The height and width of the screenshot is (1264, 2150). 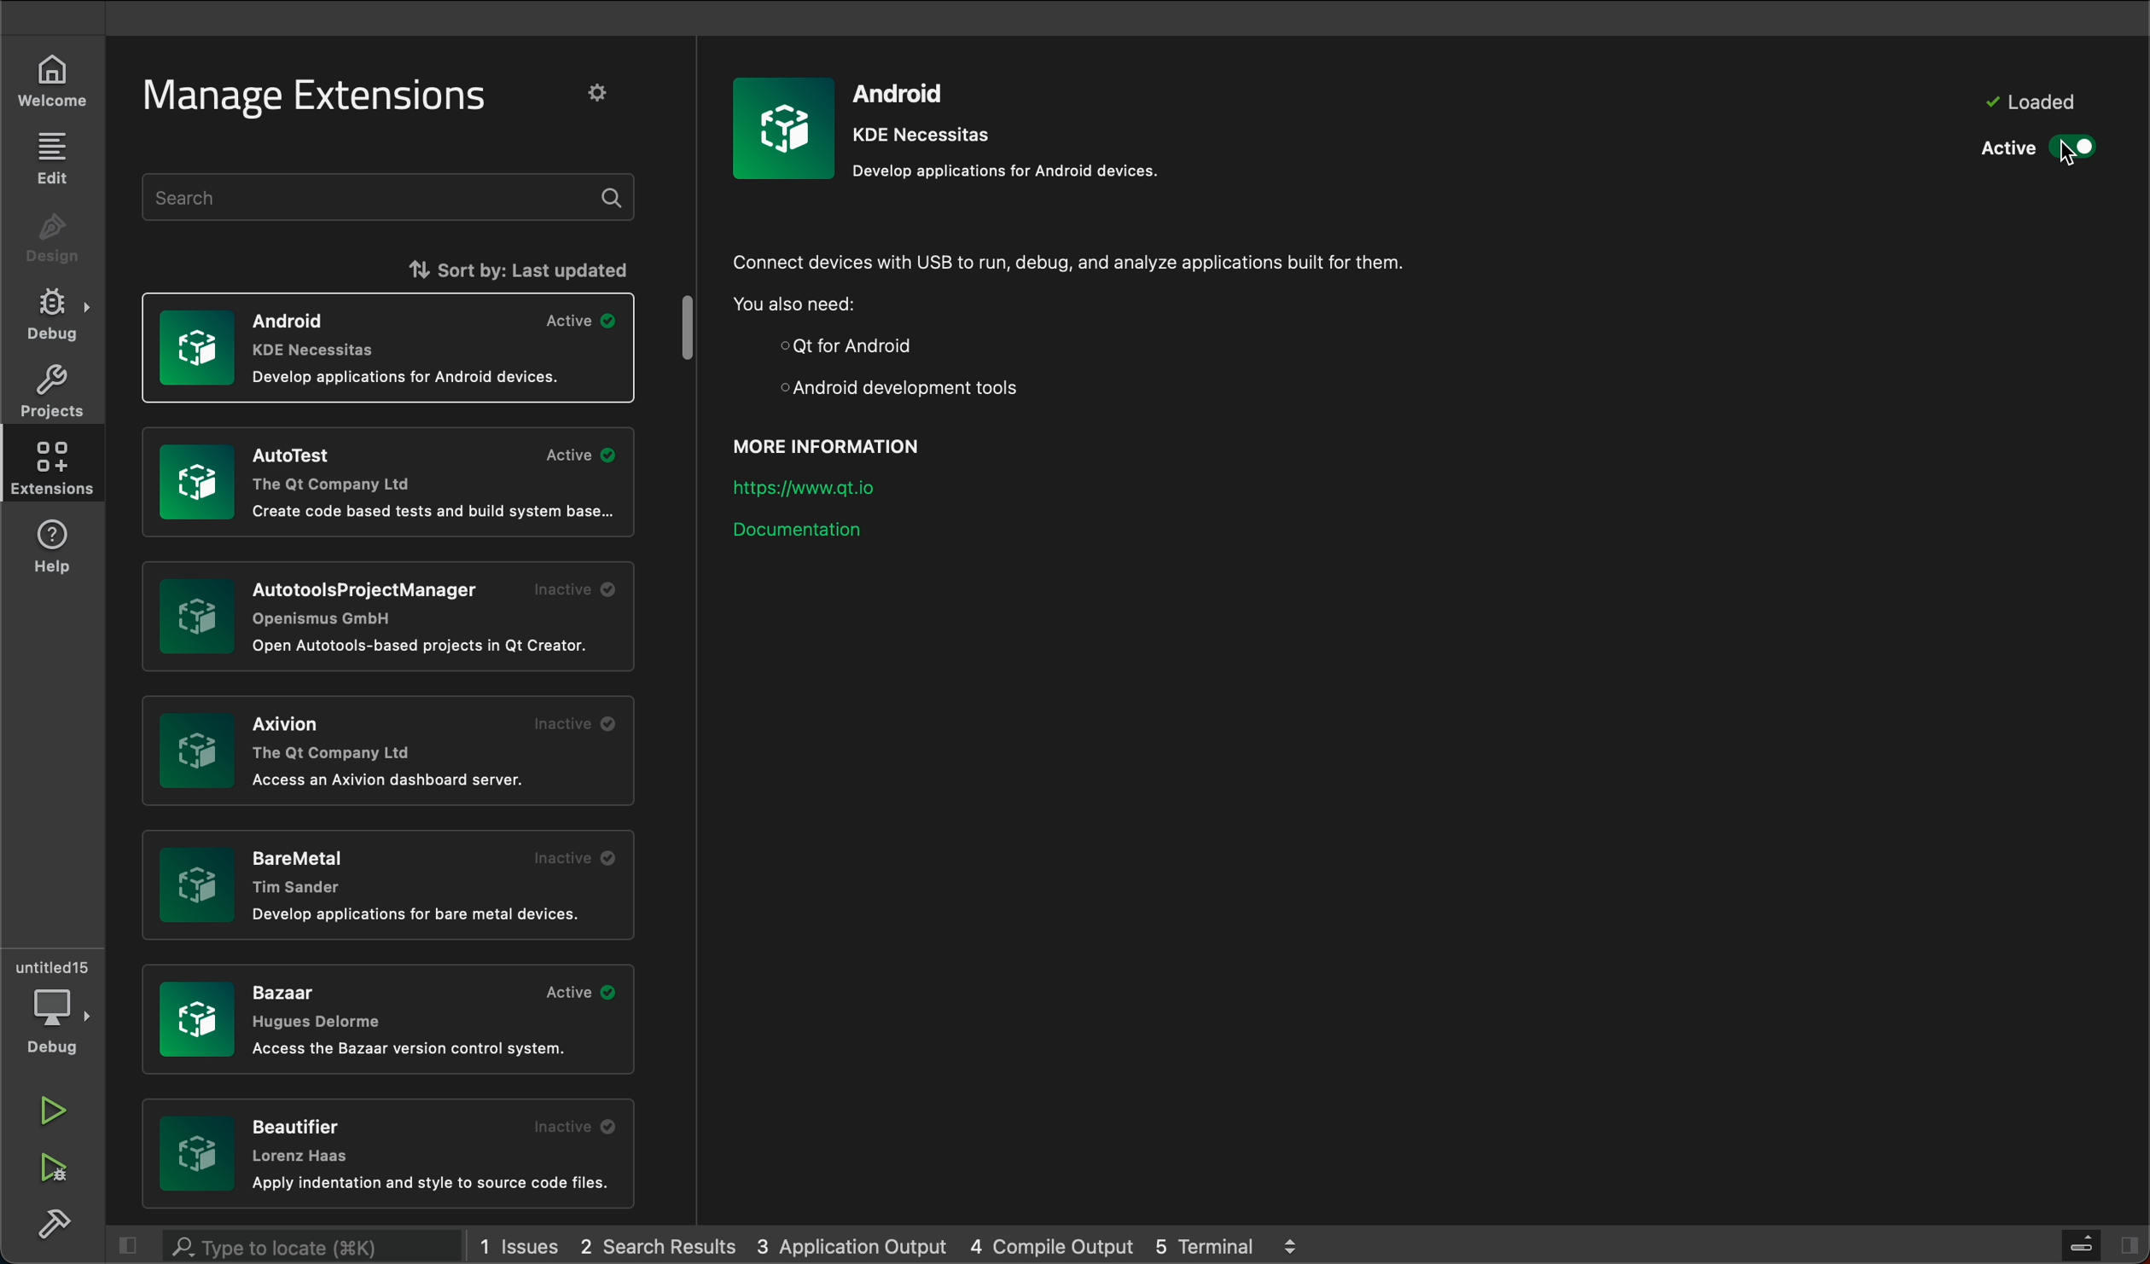 What do you see at coordinates (48, 313) in the screenshot?
I see `debug` at bounding box center [48, 313].